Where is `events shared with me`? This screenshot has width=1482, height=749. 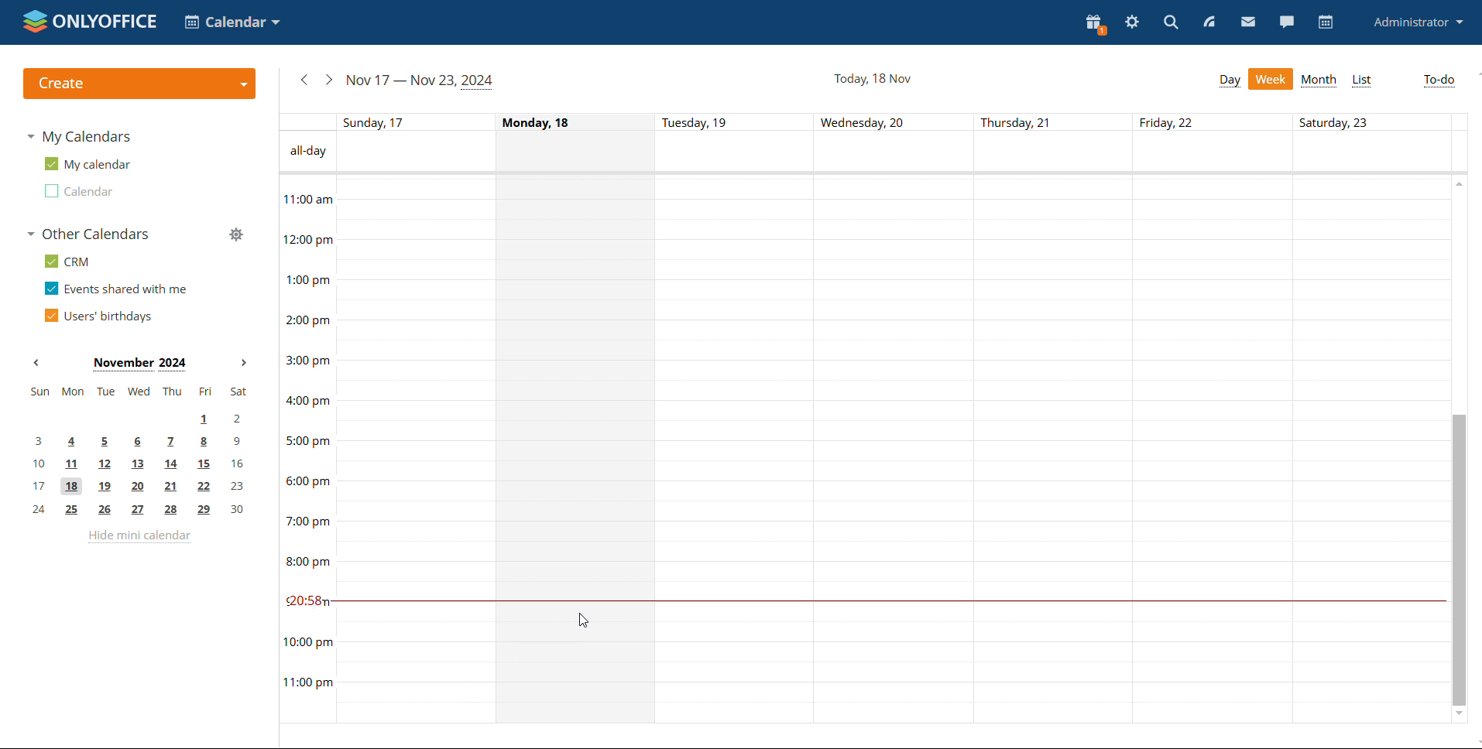
events shared with me is located at coordinates (115, 289).